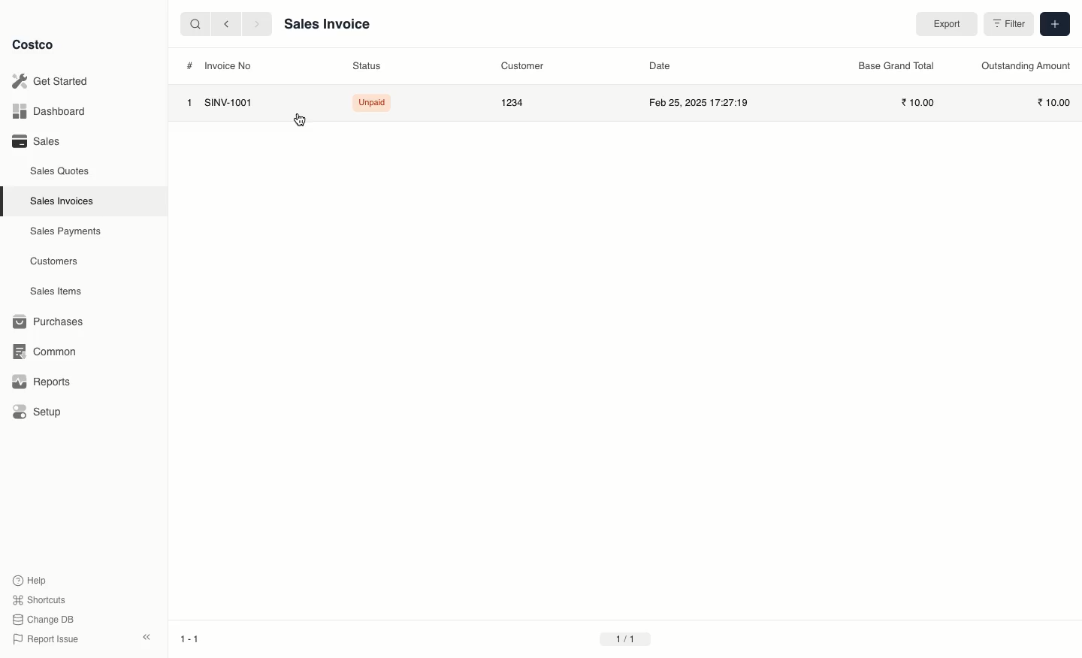 The image size is (1082, 658). I want to click on Add, so click(1054, 24).